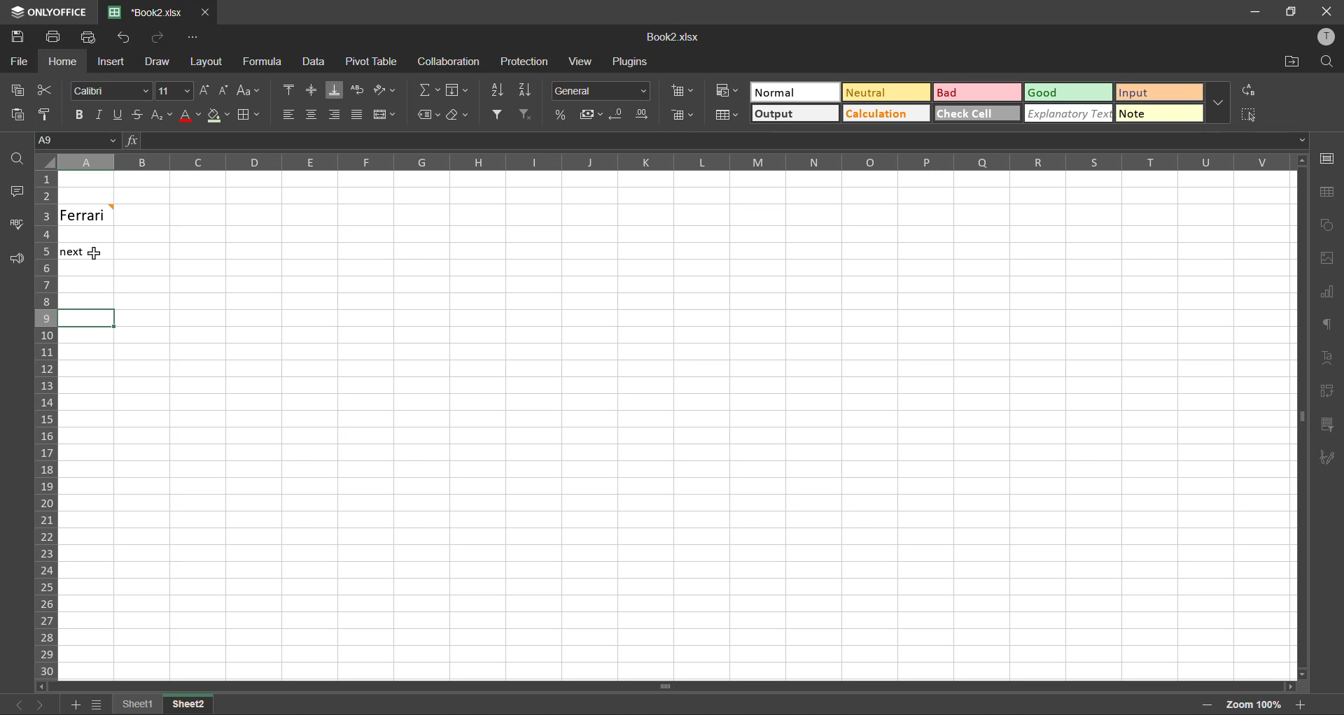 This screenshot has width=1344, height=715. Describe the element at coordinates (18, 225) in the screenshot. I see `spellcheck` at that location.